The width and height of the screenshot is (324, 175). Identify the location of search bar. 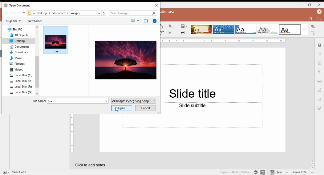
(133, 13).